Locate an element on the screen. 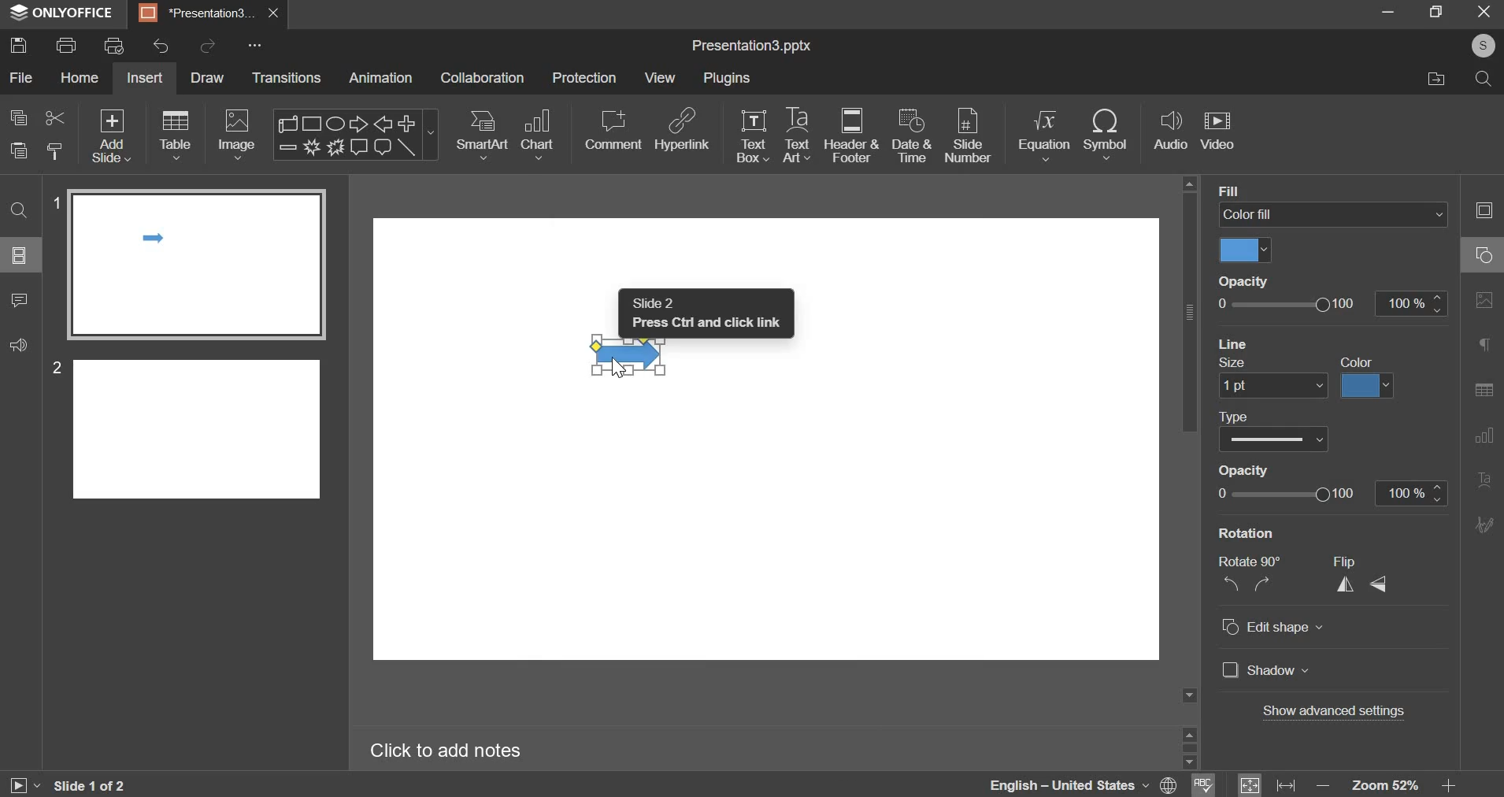 This screenshot has width=1504, height=797. flip horizontally is located at coordinates (1346, 584).